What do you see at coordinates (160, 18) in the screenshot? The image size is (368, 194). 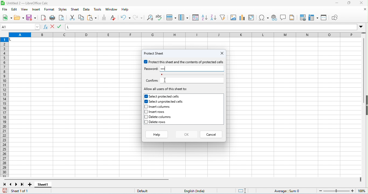 I see `spelling` at bounding box center [160, 18].